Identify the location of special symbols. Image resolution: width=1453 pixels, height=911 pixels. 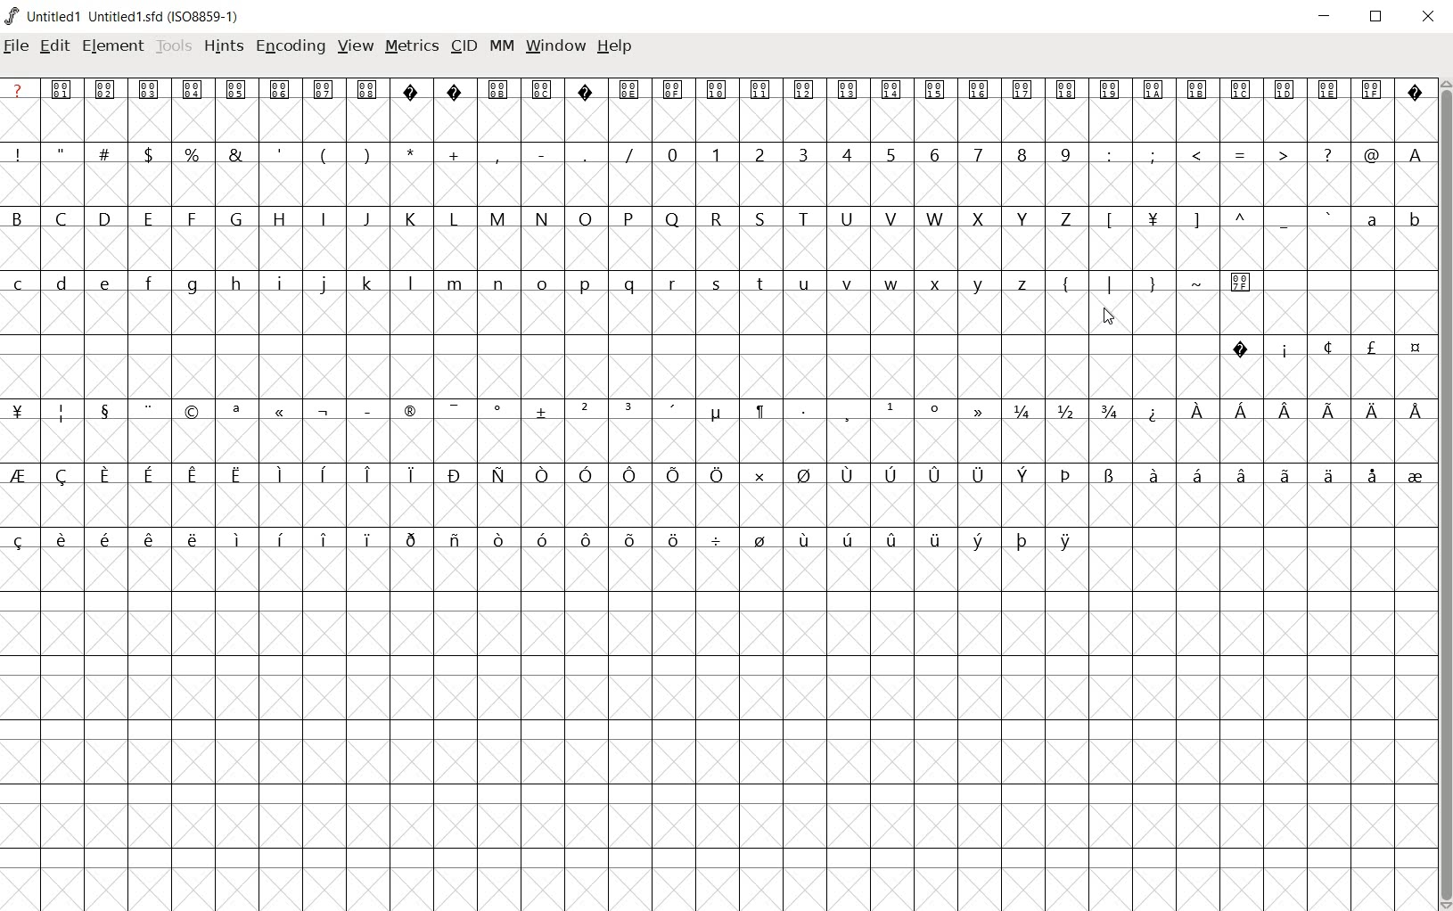
(1318, 349).